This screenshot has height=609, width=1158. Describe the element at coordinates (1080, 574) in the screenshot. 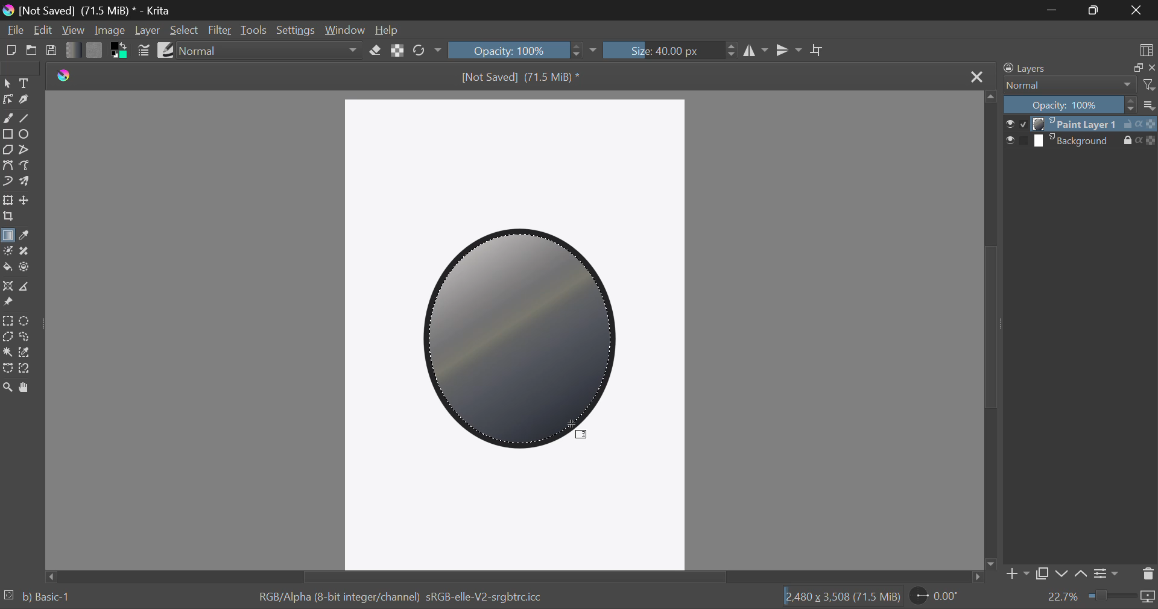

I see `Move layer up` at that location.